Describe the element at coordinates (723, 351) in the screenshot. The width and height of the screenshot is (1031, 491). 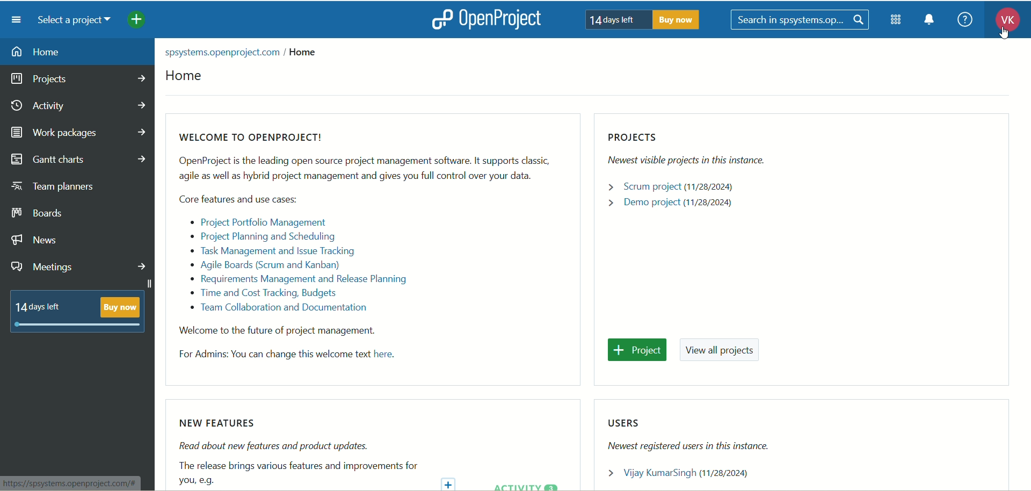
I see `view all projects` at that location.